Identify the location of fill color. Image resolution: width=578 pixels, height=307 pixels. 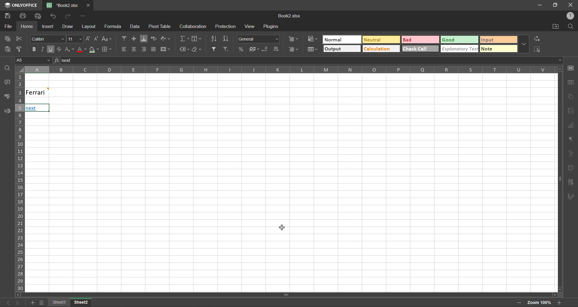
(93, 51).